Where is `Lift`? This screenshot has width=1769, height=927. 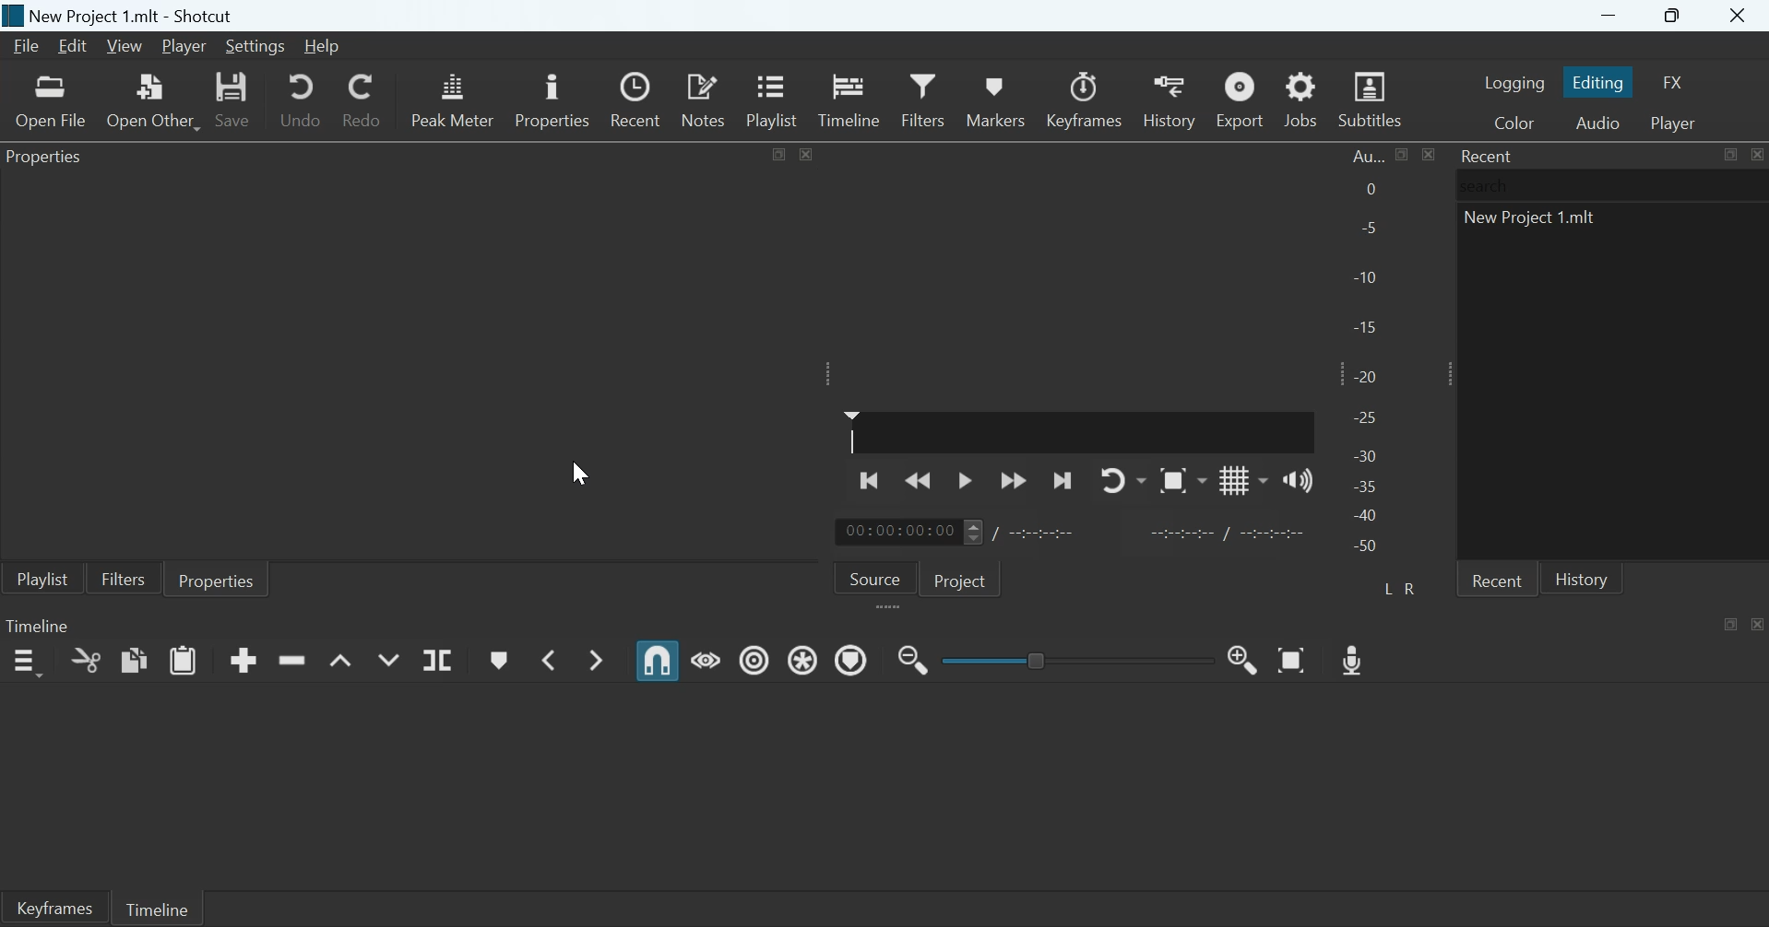 Lift is located at coordinates (341, 662).